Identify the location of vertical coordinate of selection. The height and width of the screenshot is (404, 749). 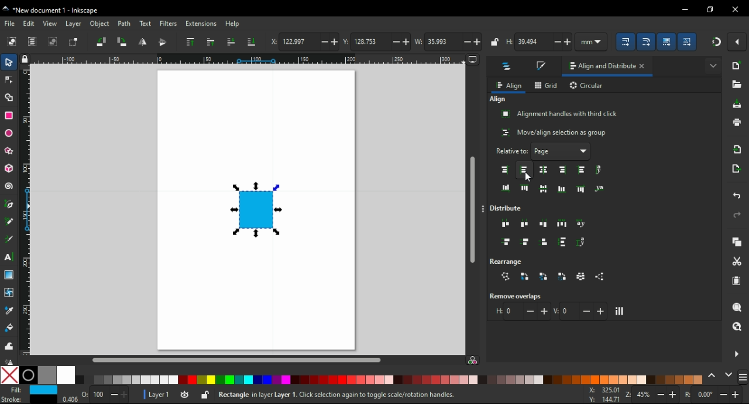
(376, 40).